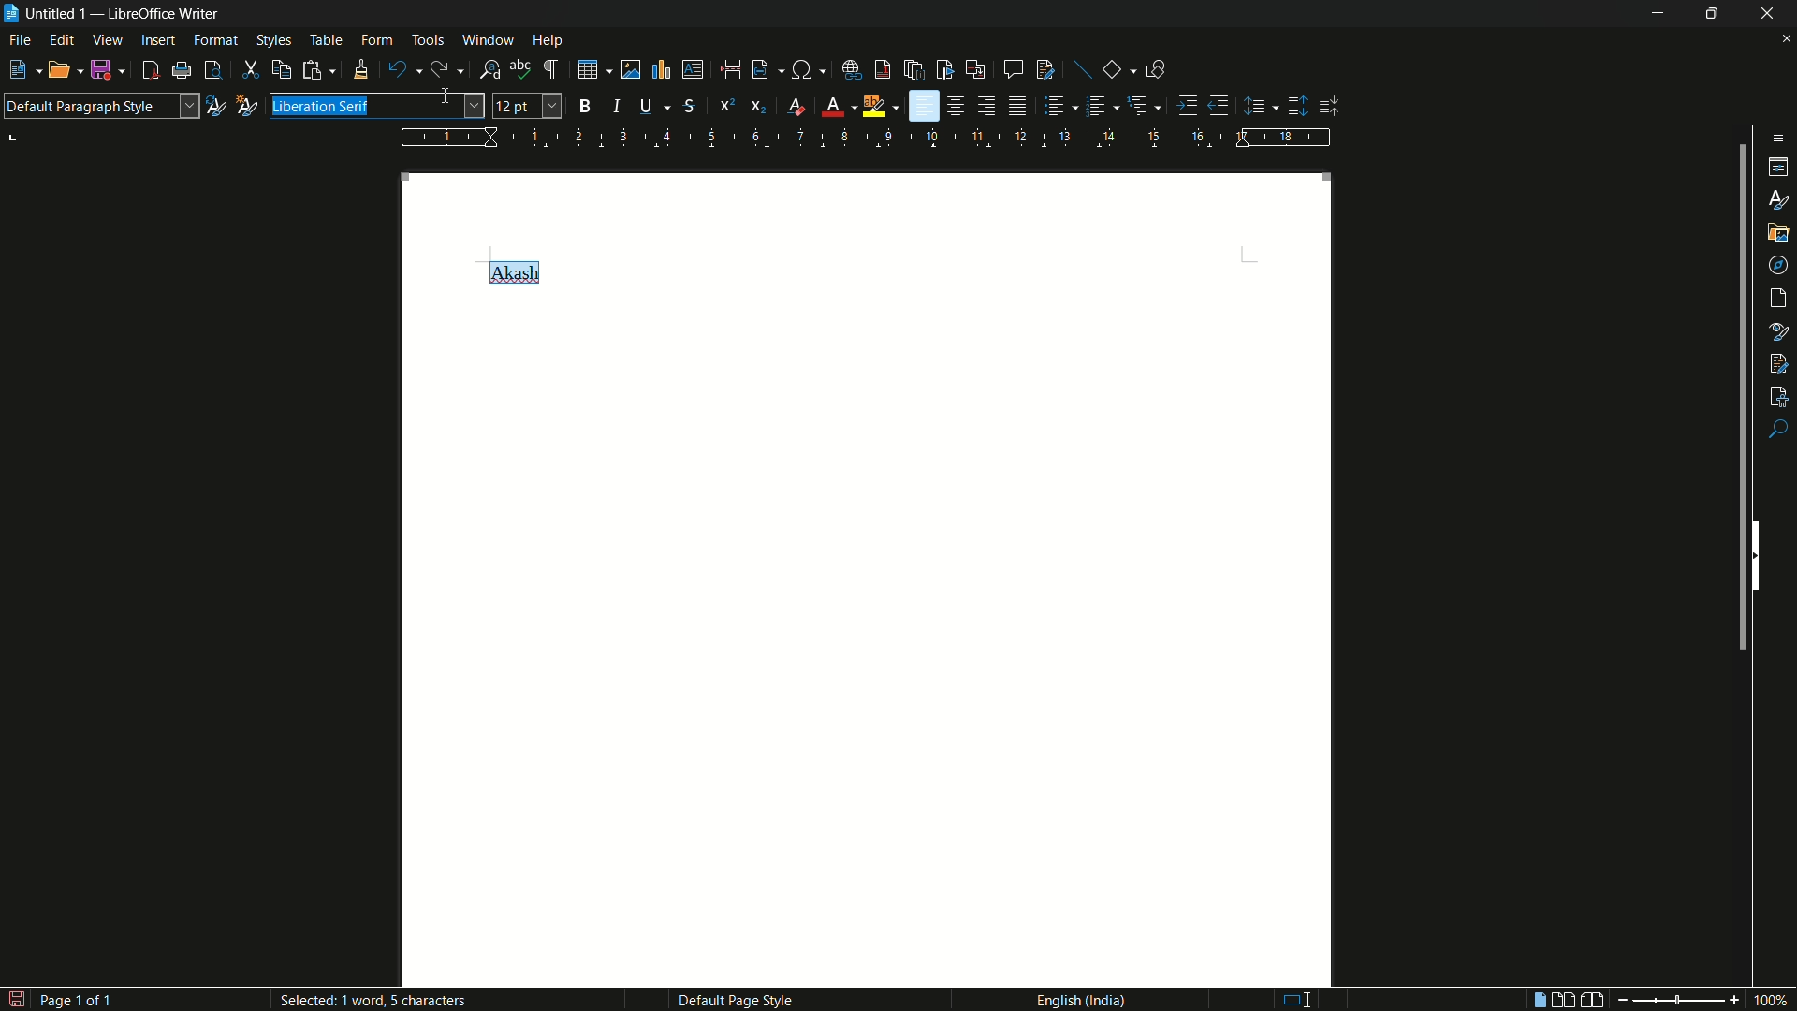 The image size is (1797, 1011). I want to click on page style, so click(735, 1000).